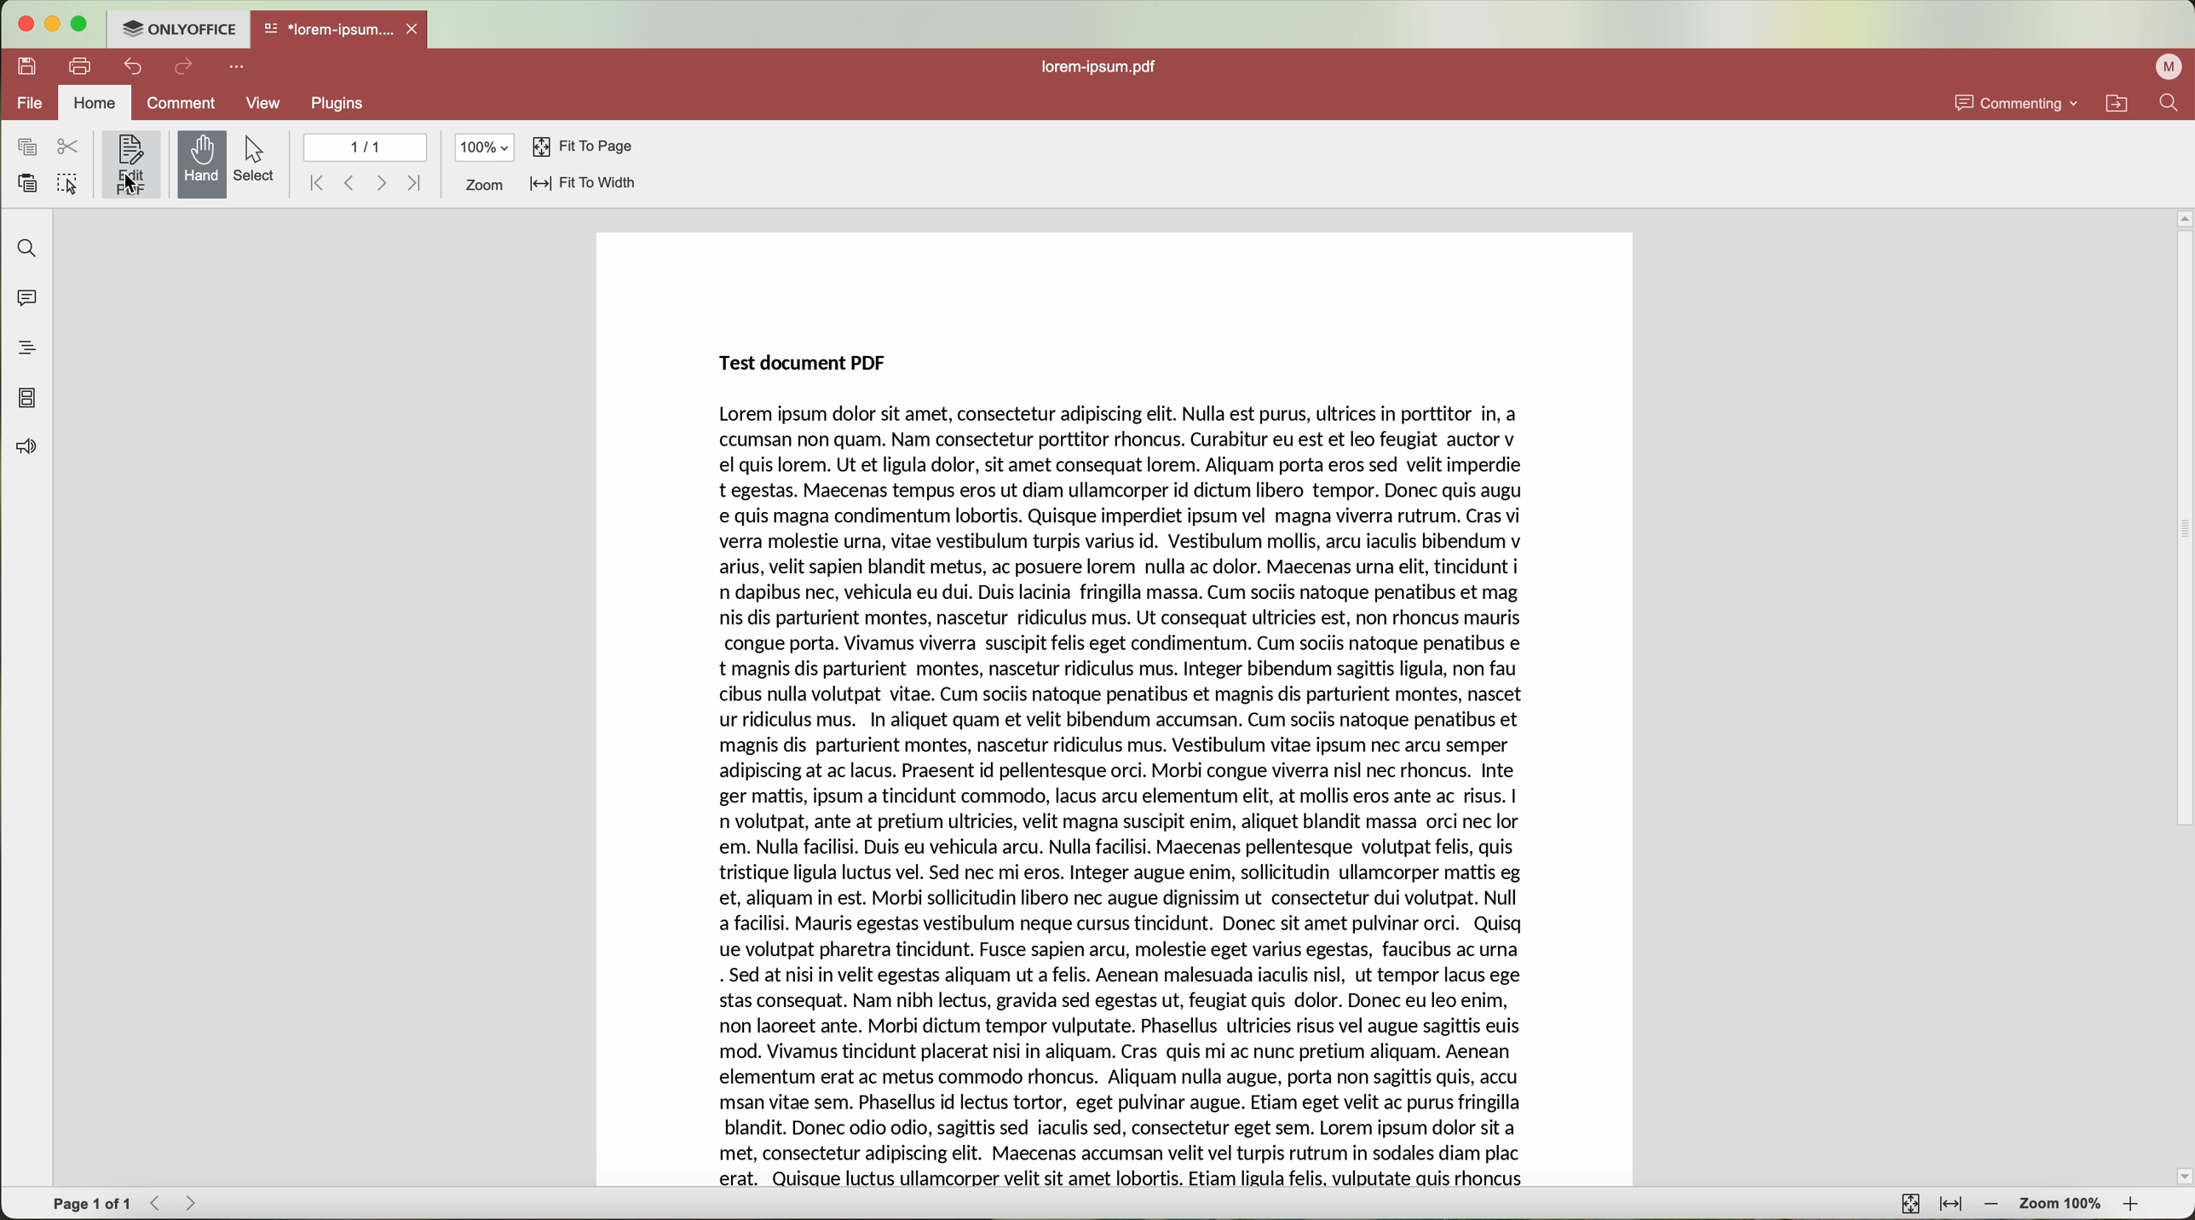 This screenshot has width=2195, height=1220. What do you see at coordinates (367, 147) in the screenshot?
I see `1/1` at bounding box center [367, 147].